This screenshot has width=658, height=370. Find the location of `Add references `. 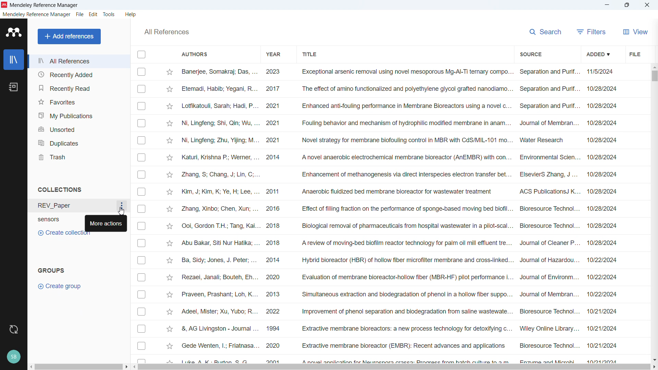

Add references  is located at coordinates (69, 36).